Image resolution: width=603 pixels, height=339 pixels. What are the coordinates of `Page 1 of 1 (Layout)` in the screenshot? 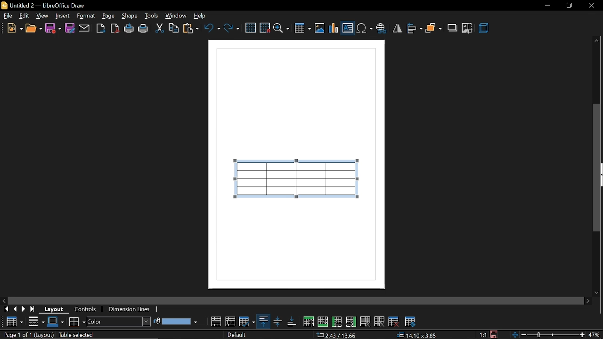 It's located at (27, 335).